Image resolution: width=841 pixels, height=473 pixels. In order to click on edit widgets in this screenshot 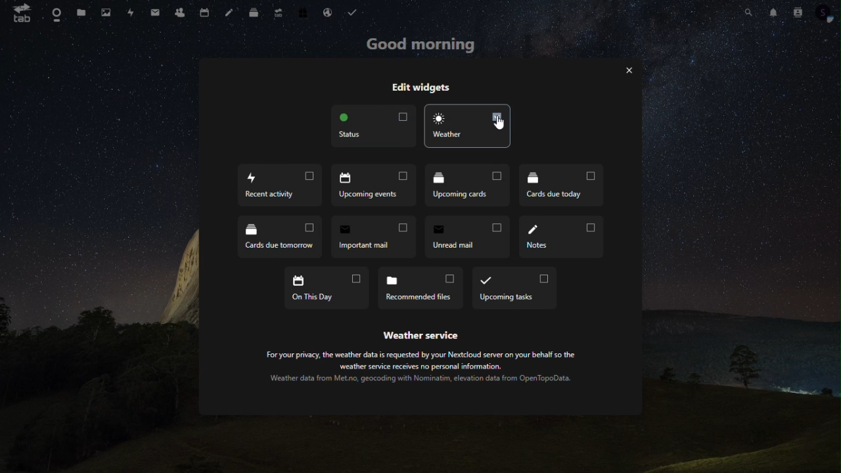, I will do `click(432, 85)`.